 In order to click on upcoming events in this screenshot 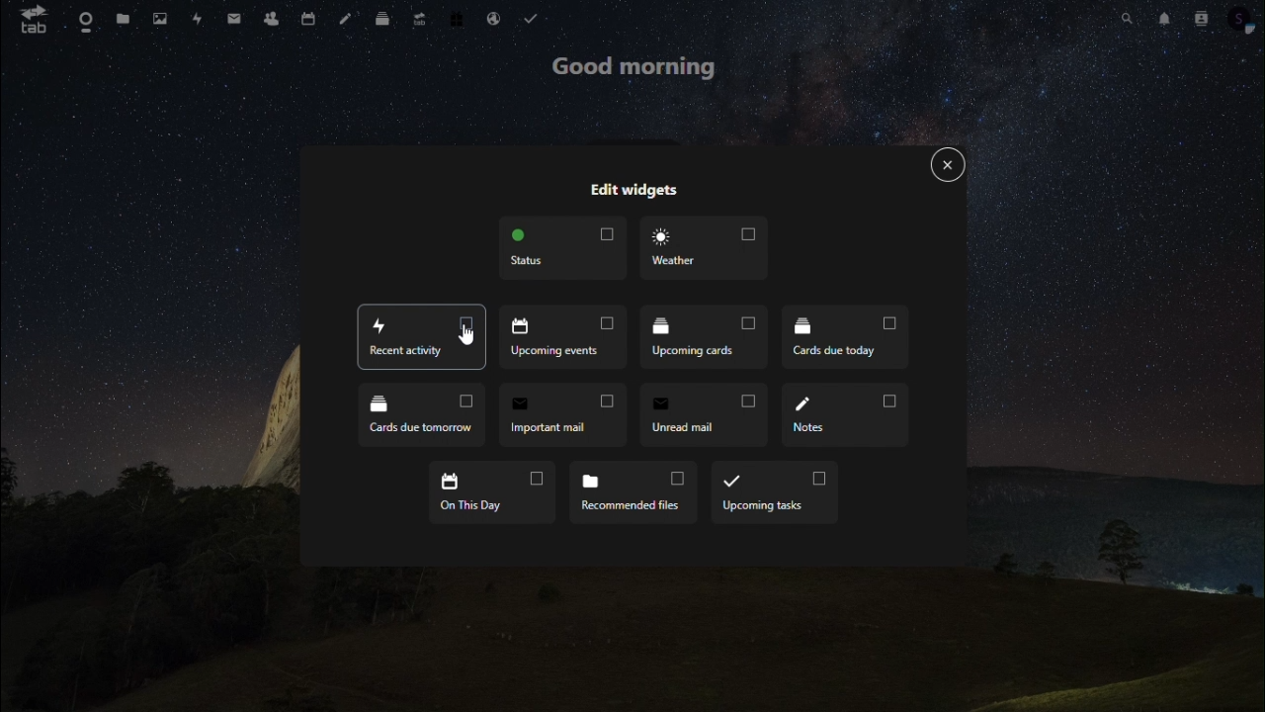, I will do `click(561, 336)`.